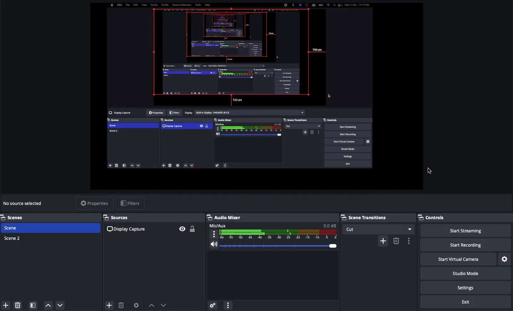 This screenshot has height=311, width=513. Describe the element at coordinates (130, 203) in the screenshot. I see `Fitters` at that location.